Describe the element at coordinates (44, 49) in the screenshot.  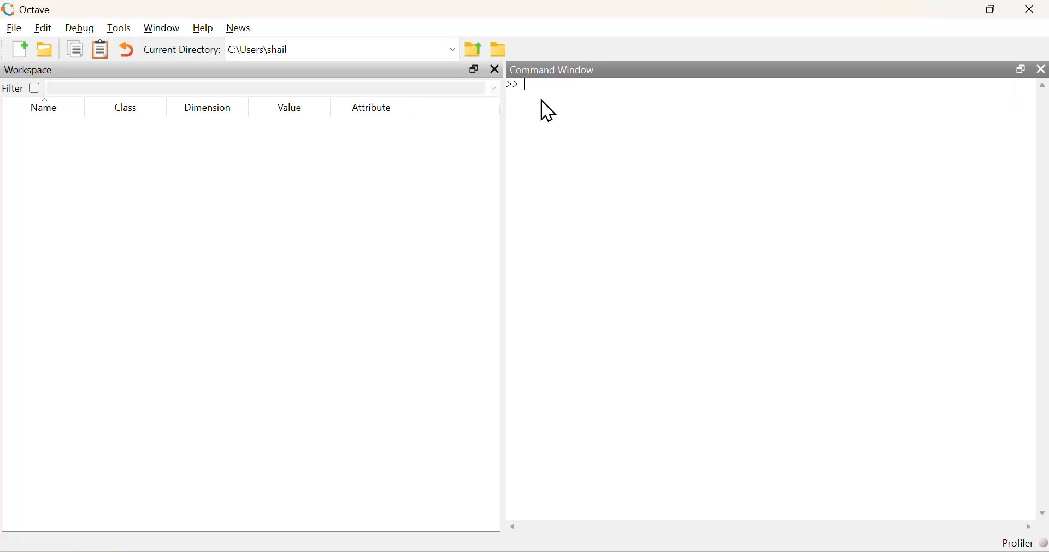
I see `folder` at that location.